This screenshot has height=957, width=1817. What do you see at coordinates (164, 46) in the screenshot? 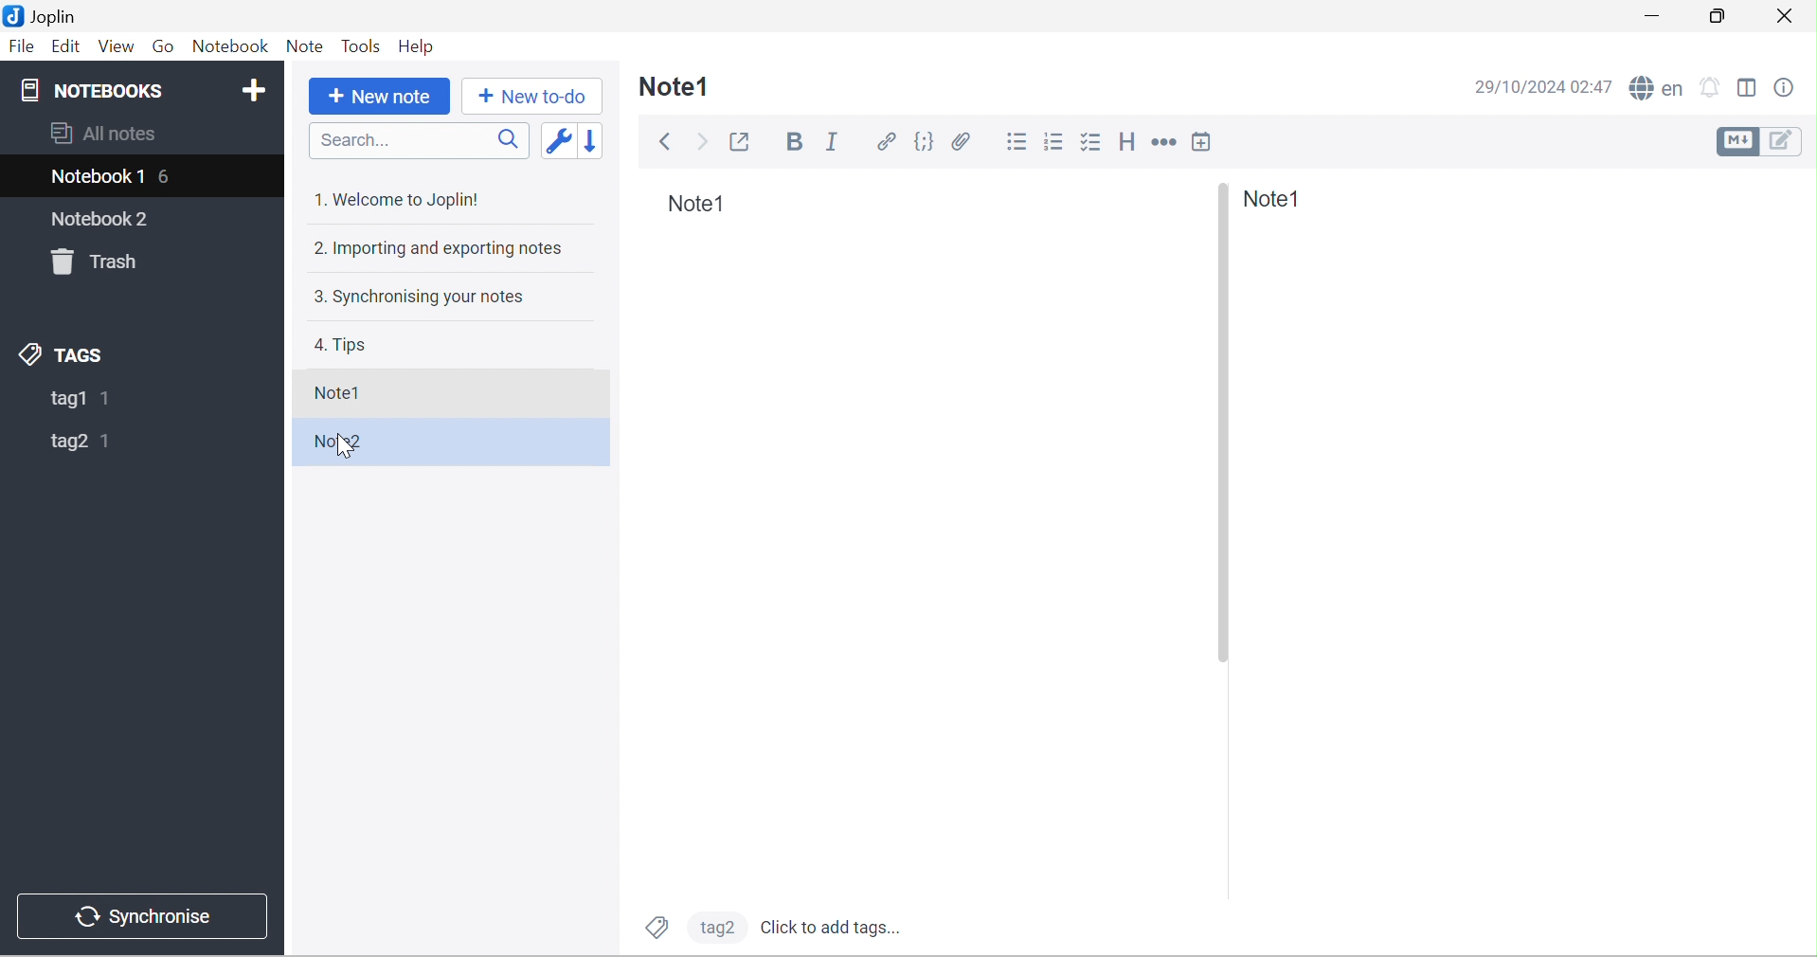
I see `Go` at bounding box center [164, 46].